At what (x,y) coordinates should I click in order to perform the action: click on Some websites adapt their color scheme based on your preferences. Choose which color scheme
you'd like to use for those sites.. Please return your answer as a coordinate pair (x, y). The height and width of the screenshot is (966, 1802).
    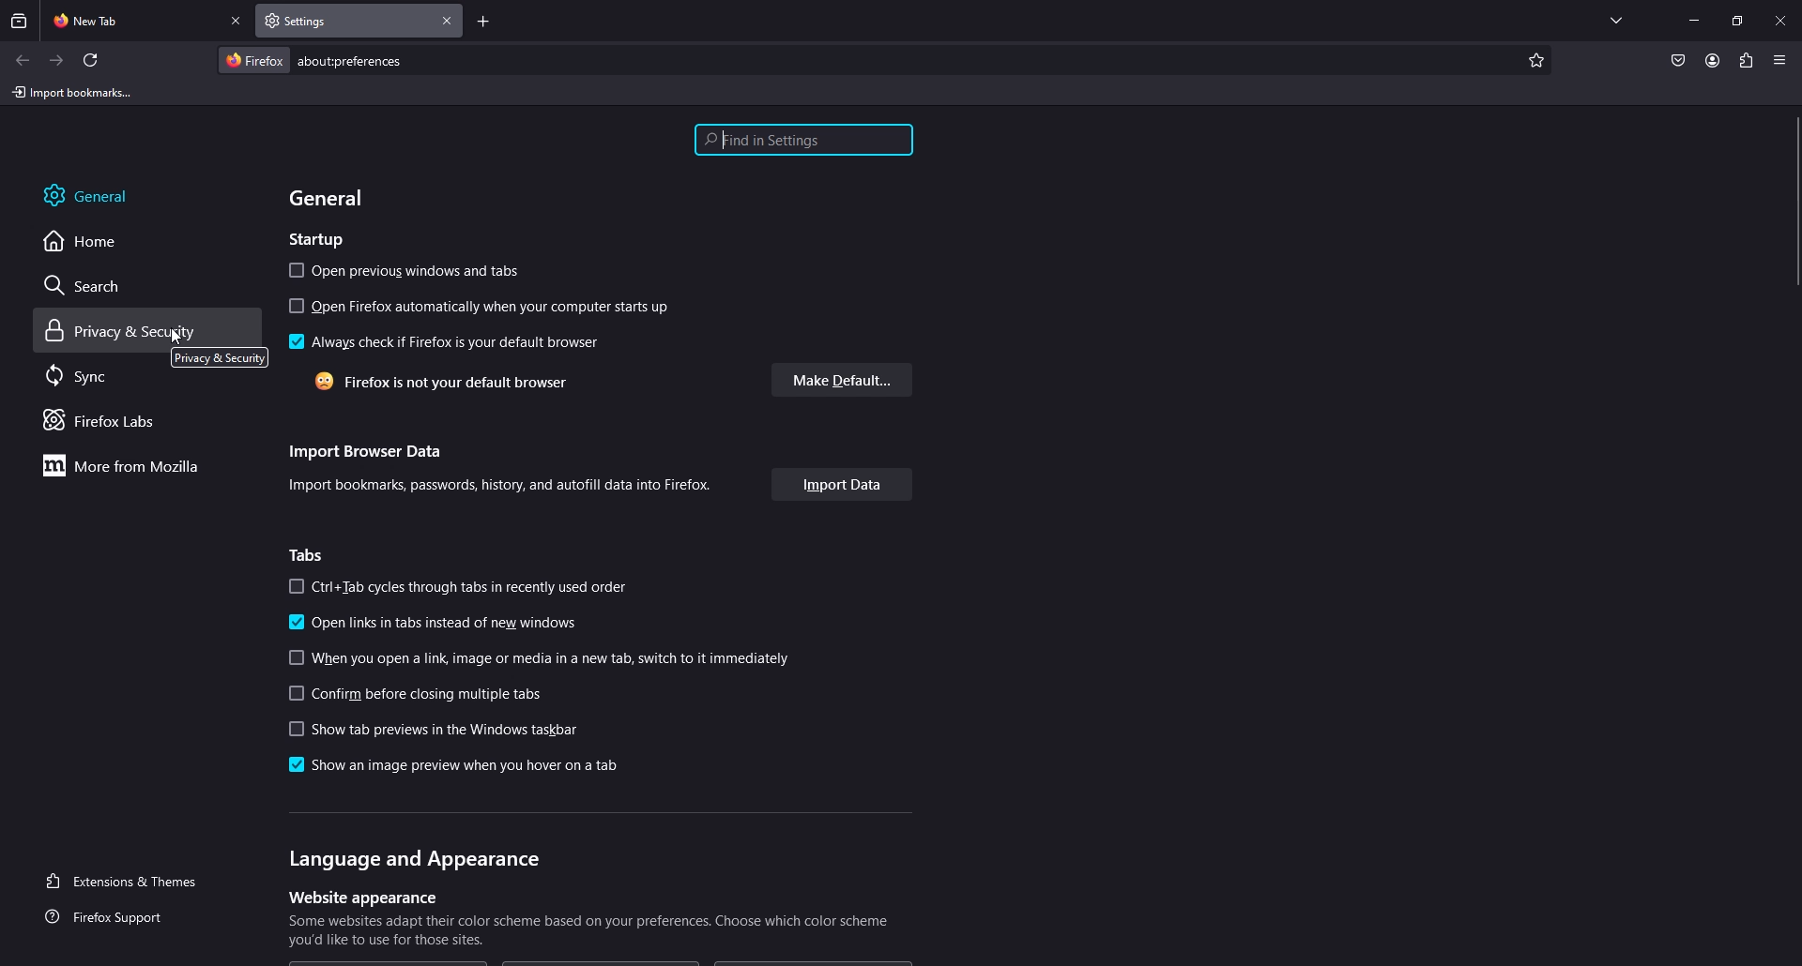
    Looking at the image, I should click on (593, 933).